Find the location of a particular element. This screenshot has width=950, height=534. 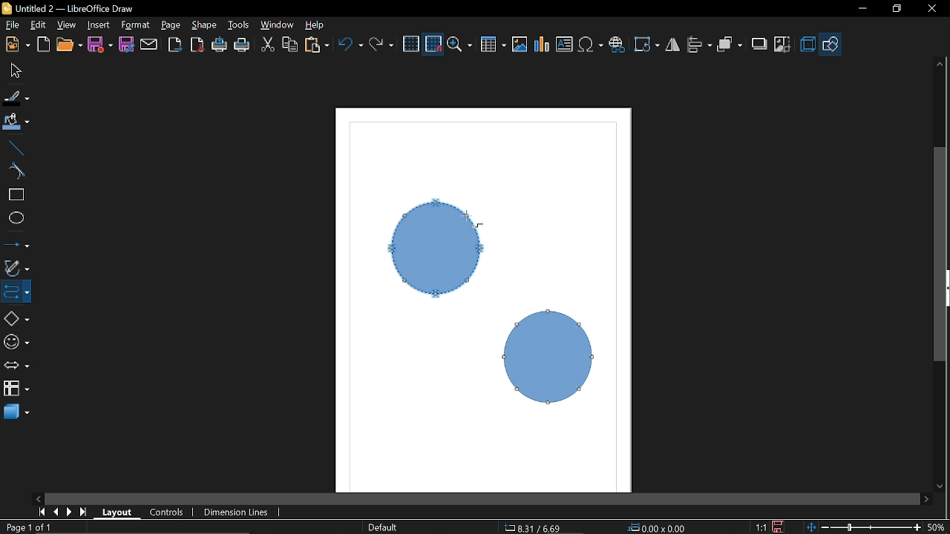

Crop is located at coordinates (781, 44).